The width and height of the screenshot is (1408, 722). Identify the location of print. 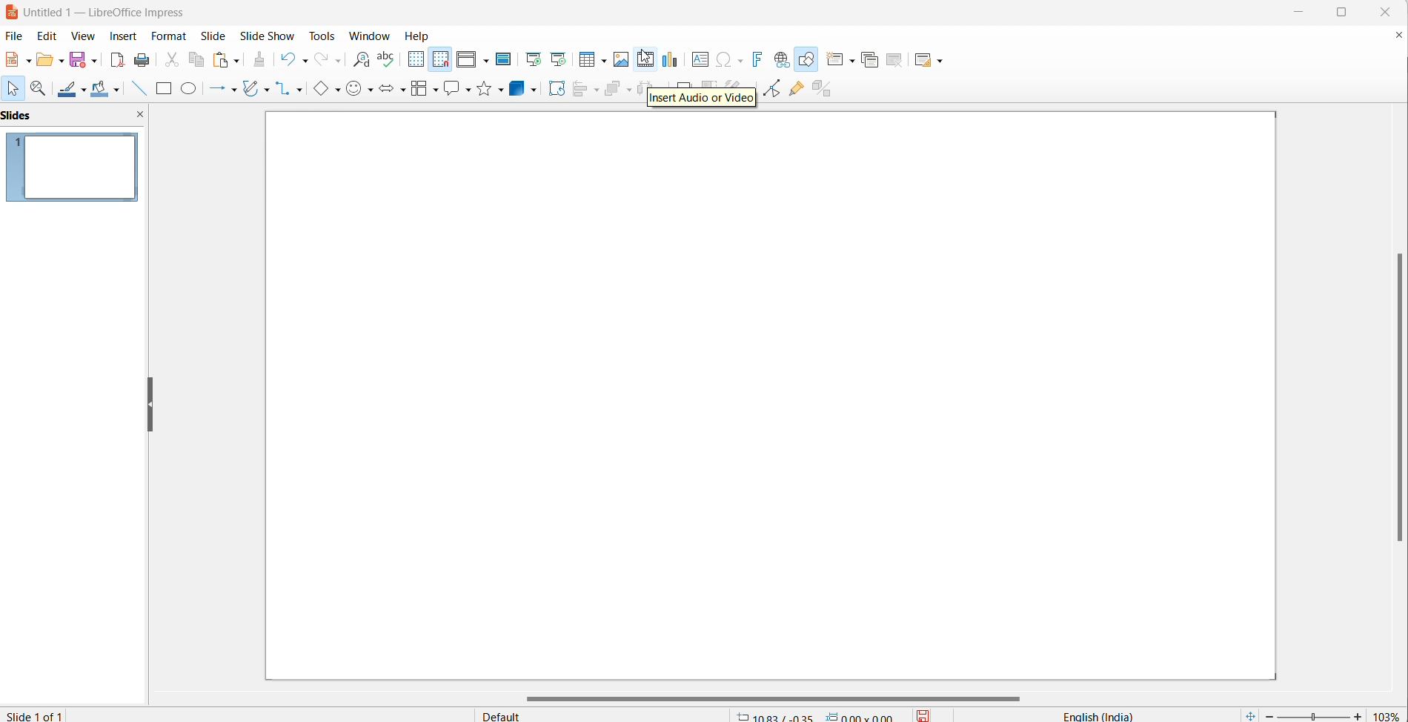
(140, 60).